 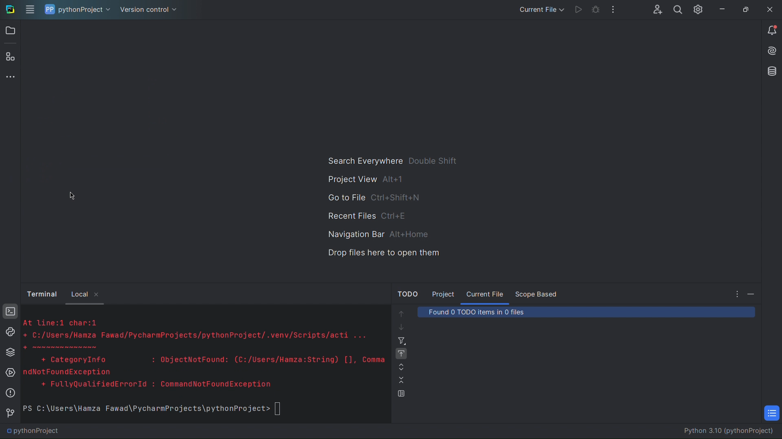 What do you see at coordinates (400, 368) in the screenshot?
I see `Expand All` at bounding box center [400, 368].